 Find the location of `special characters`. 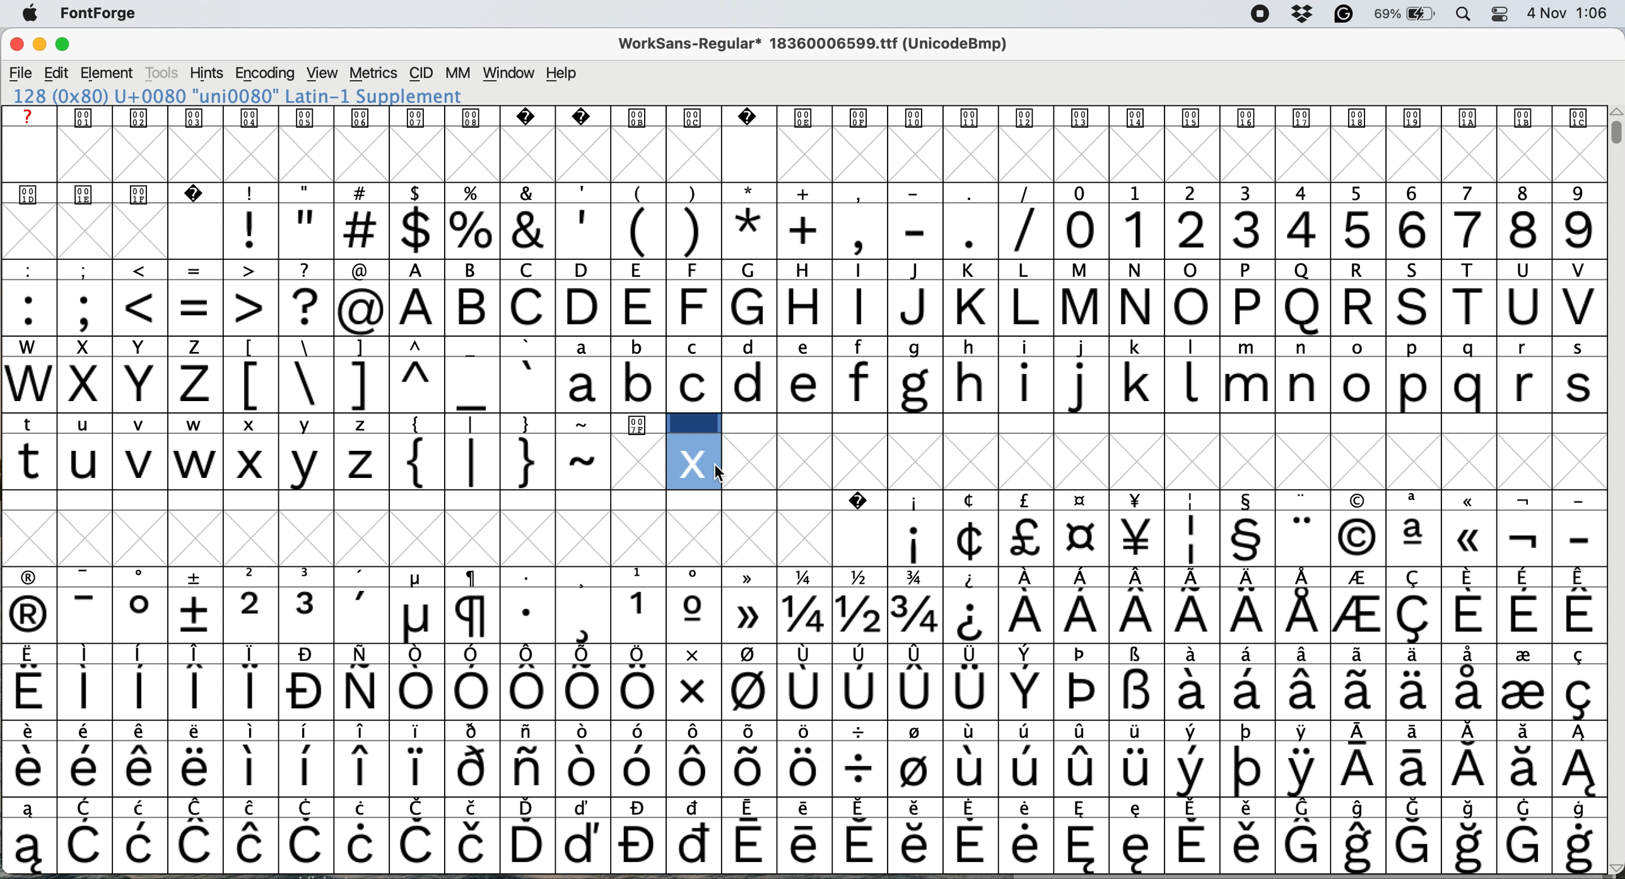

special characters is located at coordinates (804, 732).